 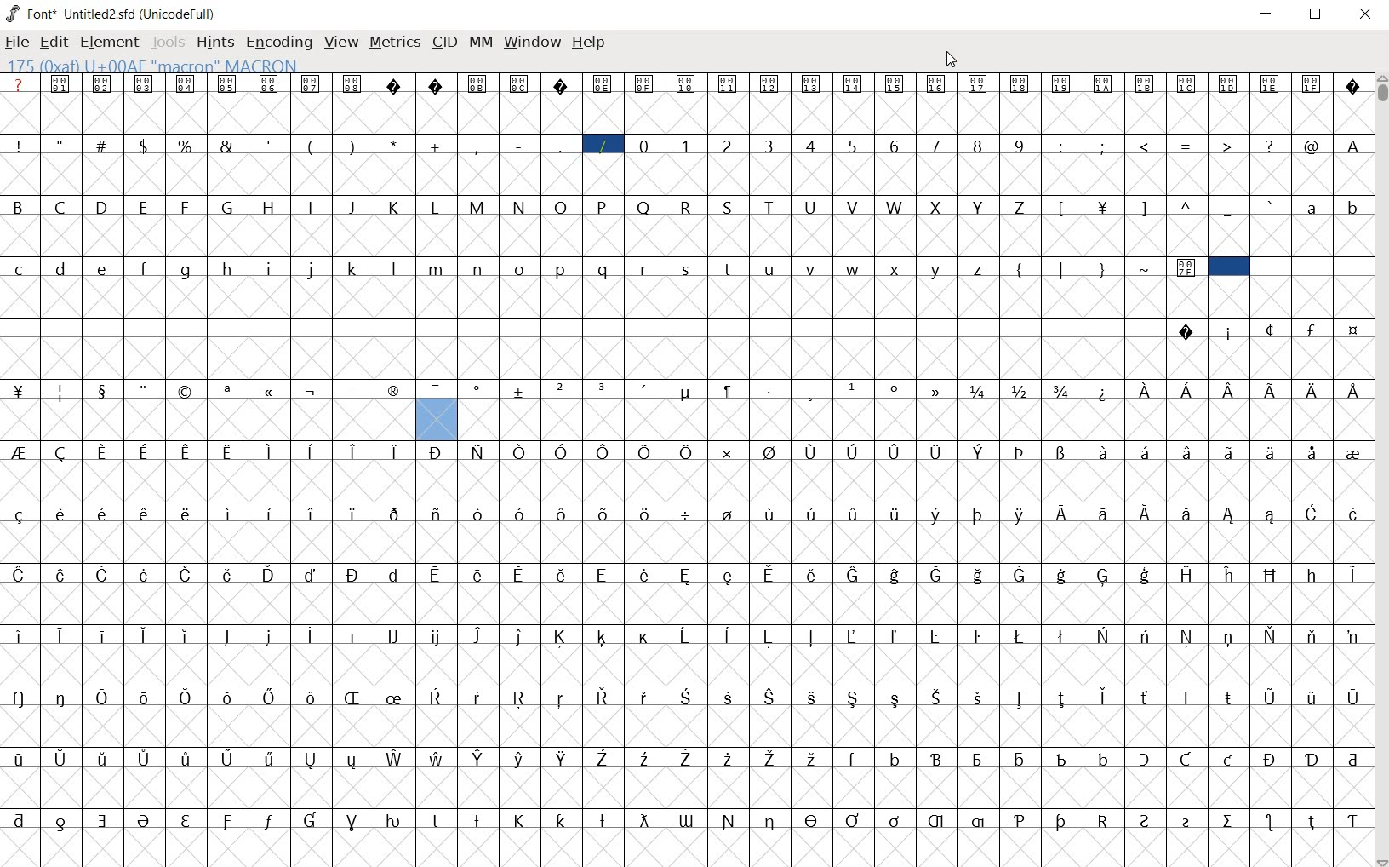 What do you see at coordinates (1312, 512) in the screenshot?
I see `Symbol` at bounding box center [1312, 512].